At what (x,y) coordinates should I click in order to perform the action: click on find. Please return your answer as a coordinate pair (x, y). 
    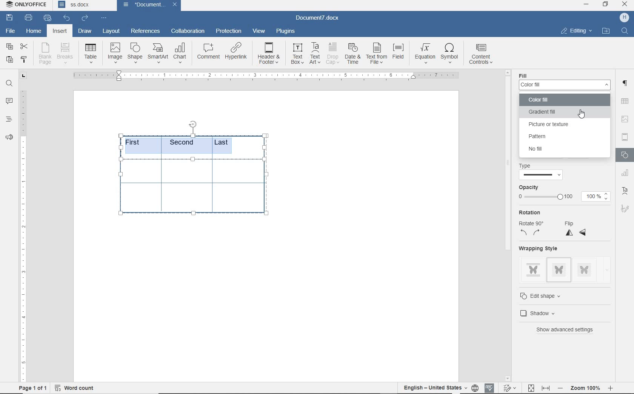
    Looking at the image, I should click on (9, 83).